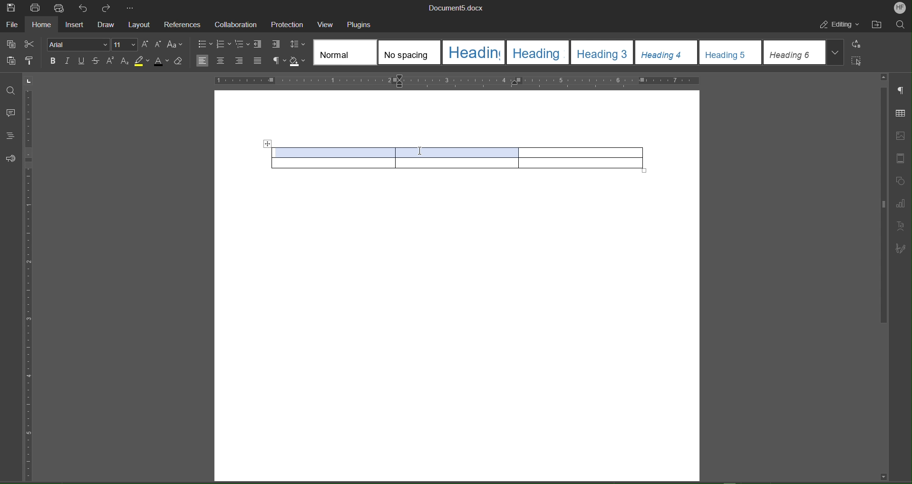 This screenshot has width=912, height=484. Describe the element at coordinates (11, 135) in the screenshot. I see `Headings` at that location.